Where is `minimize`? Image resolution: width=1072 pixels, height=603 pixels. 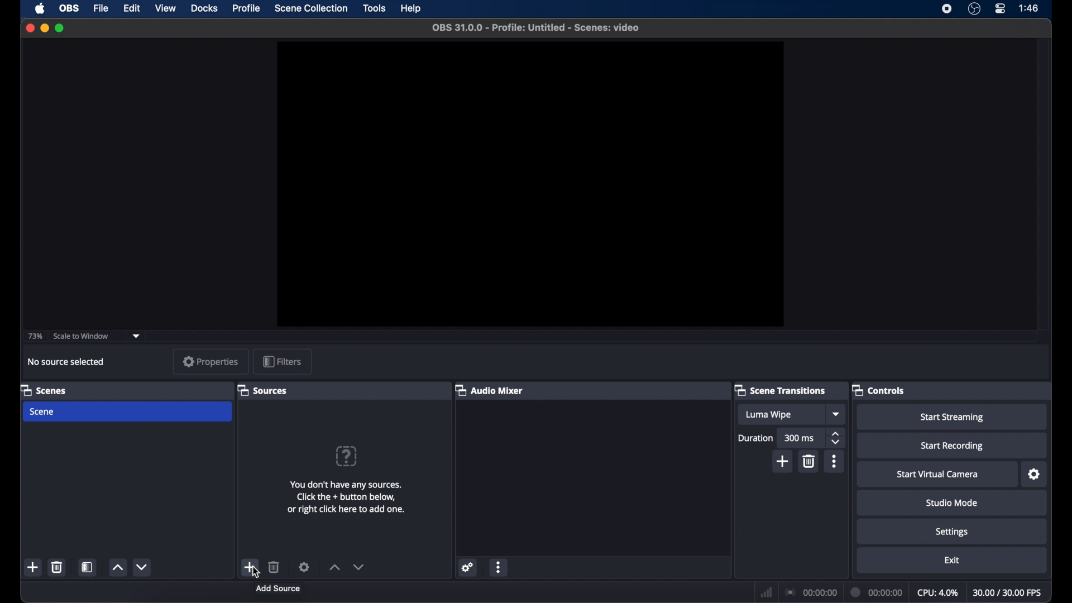 minimize is located at coordinates (44, 28).